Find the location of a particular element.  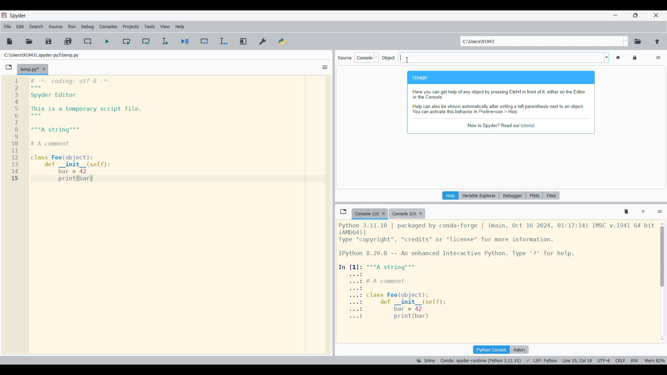

Home is located at coordinates (619, 58).